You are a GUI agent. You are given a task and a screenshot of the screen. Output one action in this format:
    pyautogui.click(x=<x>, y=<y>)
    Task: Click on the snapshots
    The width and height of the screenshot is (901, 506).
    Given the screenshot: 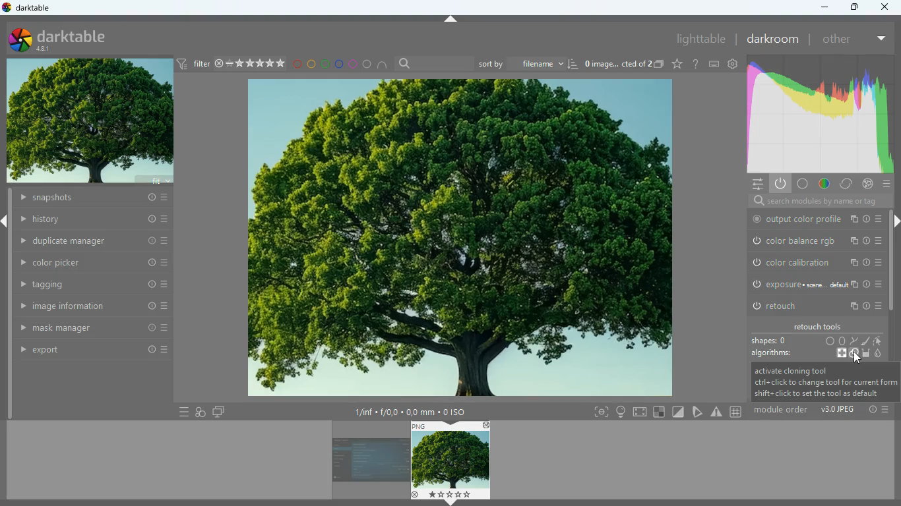 What is the action you would take?
    pyautogui.click(x=96, y=199)
    